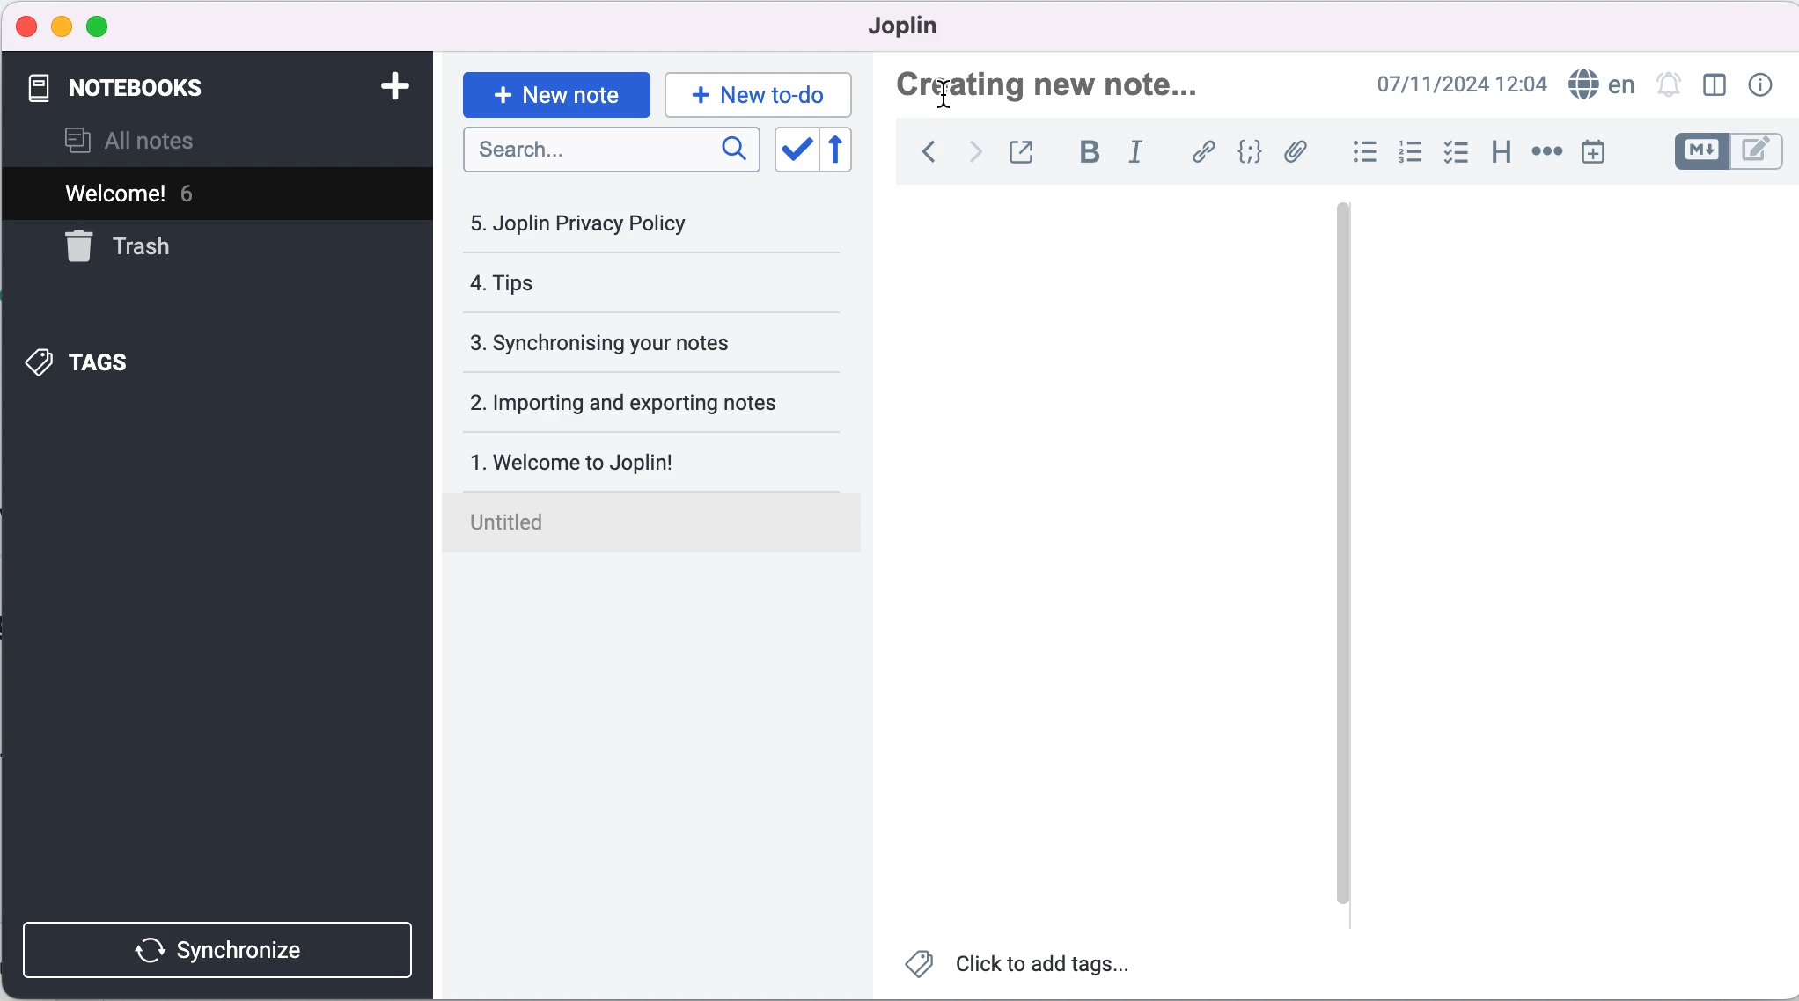 The height and width of the screenshot is (1001, 1799). I want to click on checkbox, so click(1458, 155).